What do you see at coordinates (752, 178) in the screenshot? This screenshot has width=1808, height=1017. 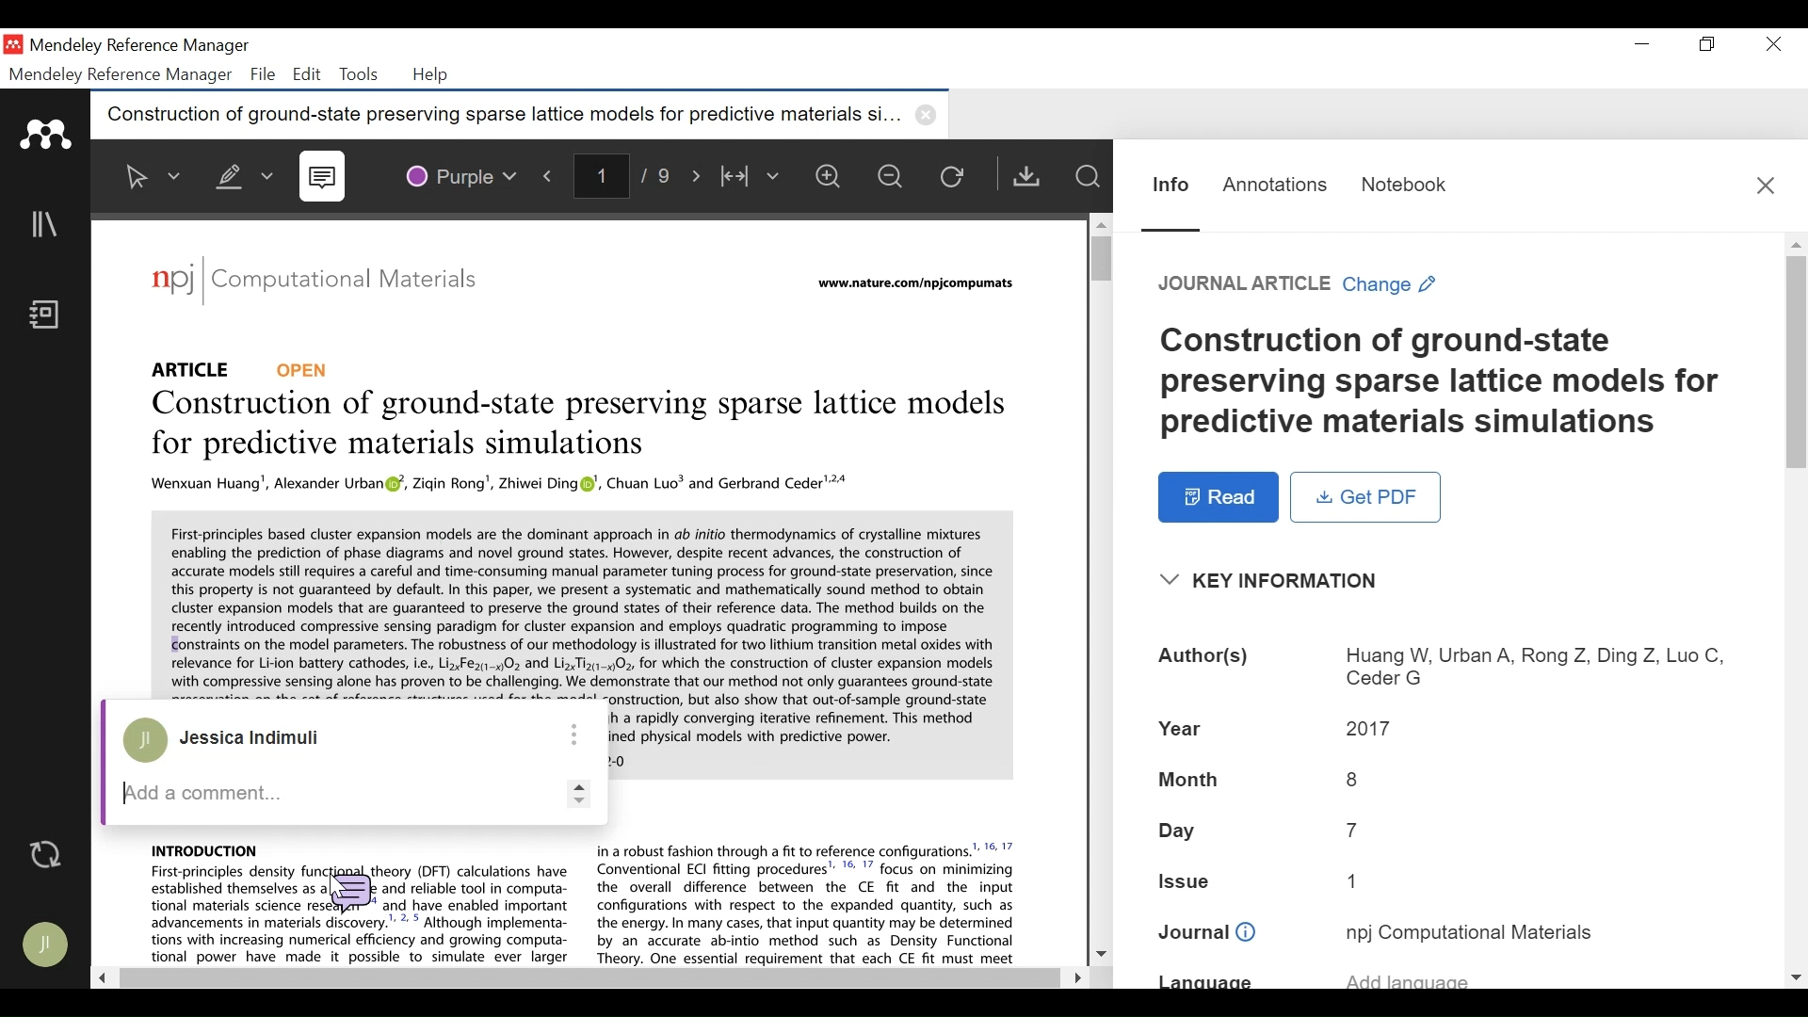 I see `Width to fit` at bounding box center [752, 178].